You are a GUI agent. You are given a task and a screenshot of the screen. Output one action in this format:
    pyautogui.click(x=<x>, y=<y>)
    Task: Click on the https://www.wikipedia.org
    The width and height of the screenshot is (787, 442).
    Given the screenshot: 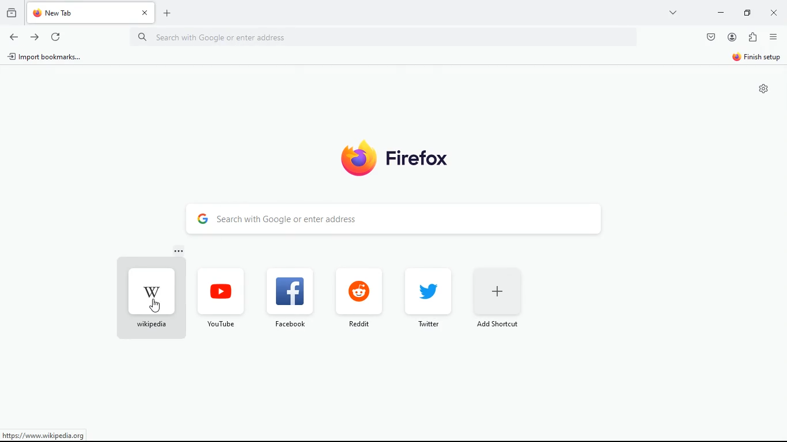 What is the action you would take?
    pyautogui.click(x=48, y=434)
    